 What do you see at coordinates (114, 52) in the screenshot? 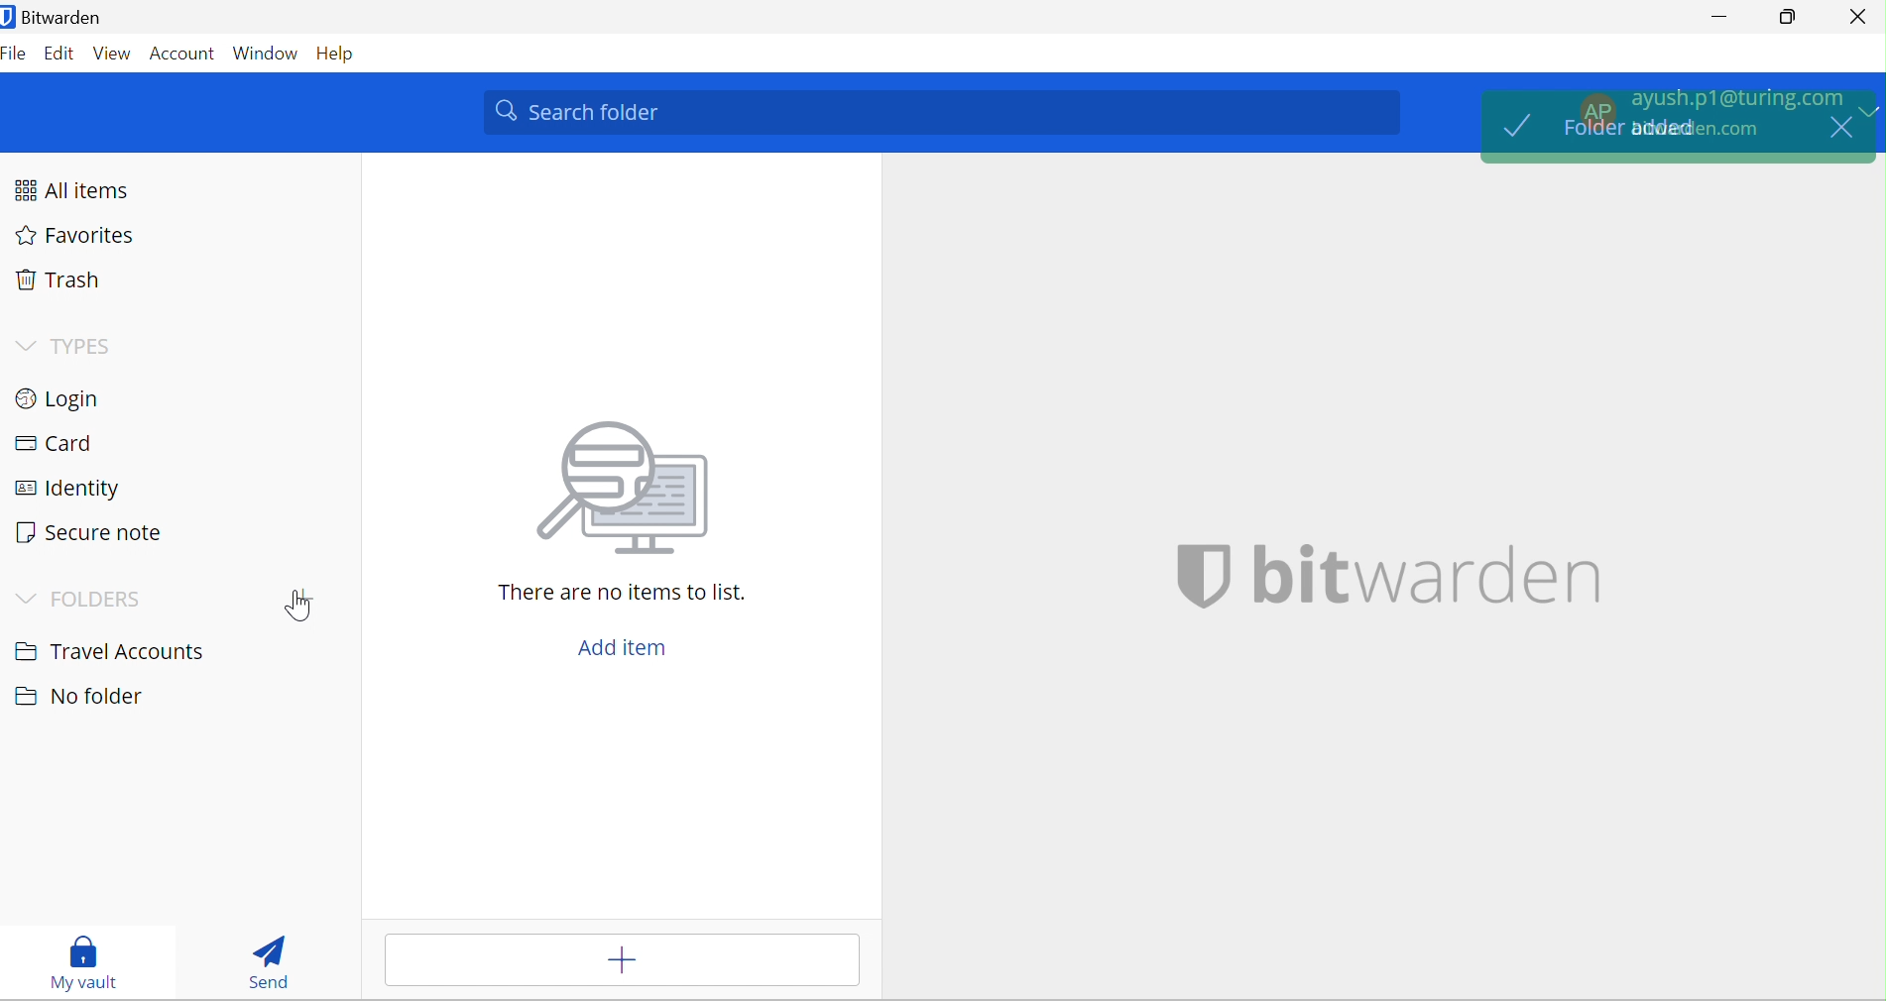
I see `View` at bounding box center [114, 52].